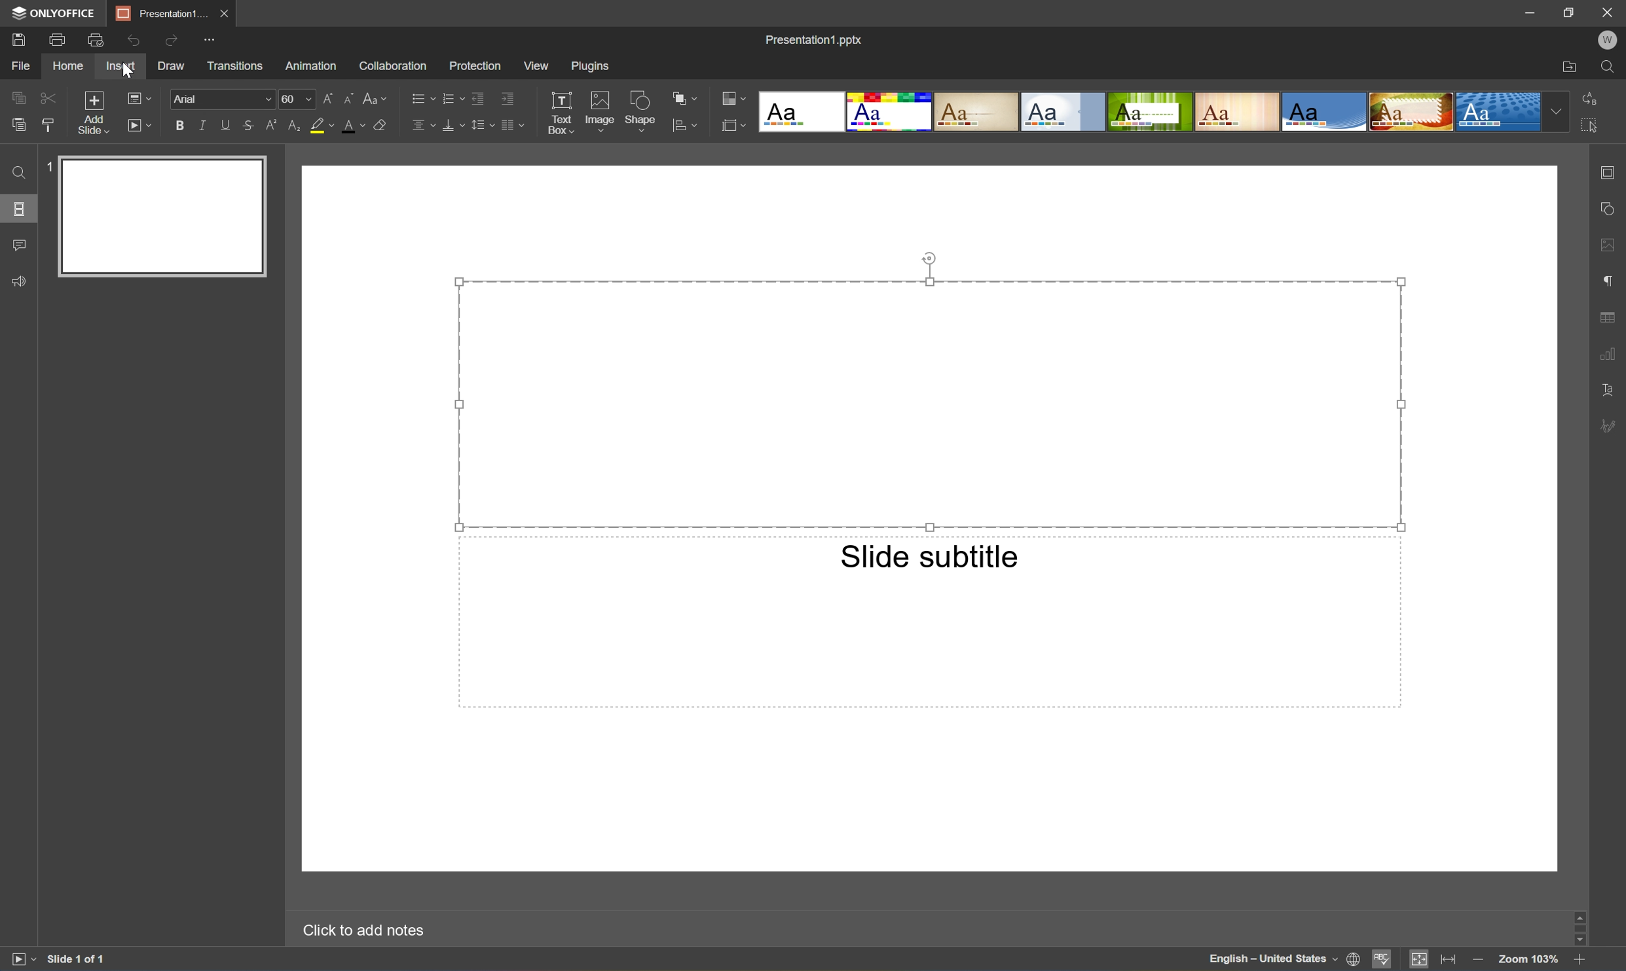 The width and height of the screenshot is (1626, 971). What do you see at coordinates (16, 171) in the screenshot?
I see `Find` at bounding box center [16, 171].